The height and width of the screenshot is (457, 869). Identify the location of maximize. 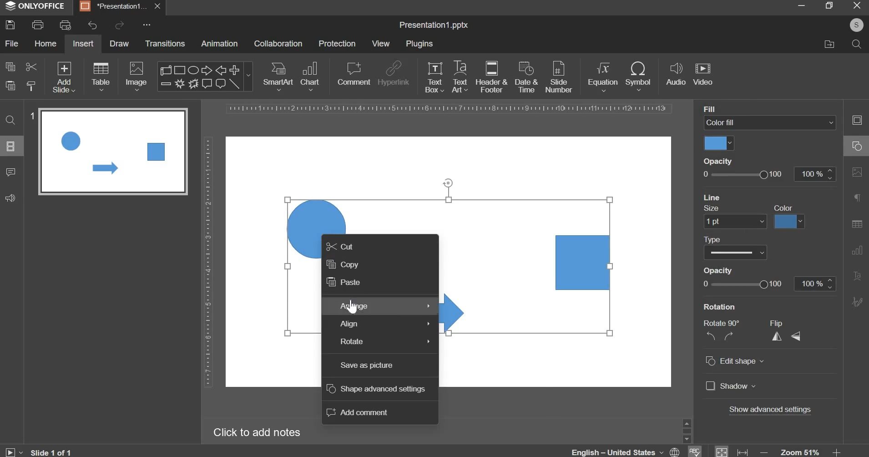
(829, 5).